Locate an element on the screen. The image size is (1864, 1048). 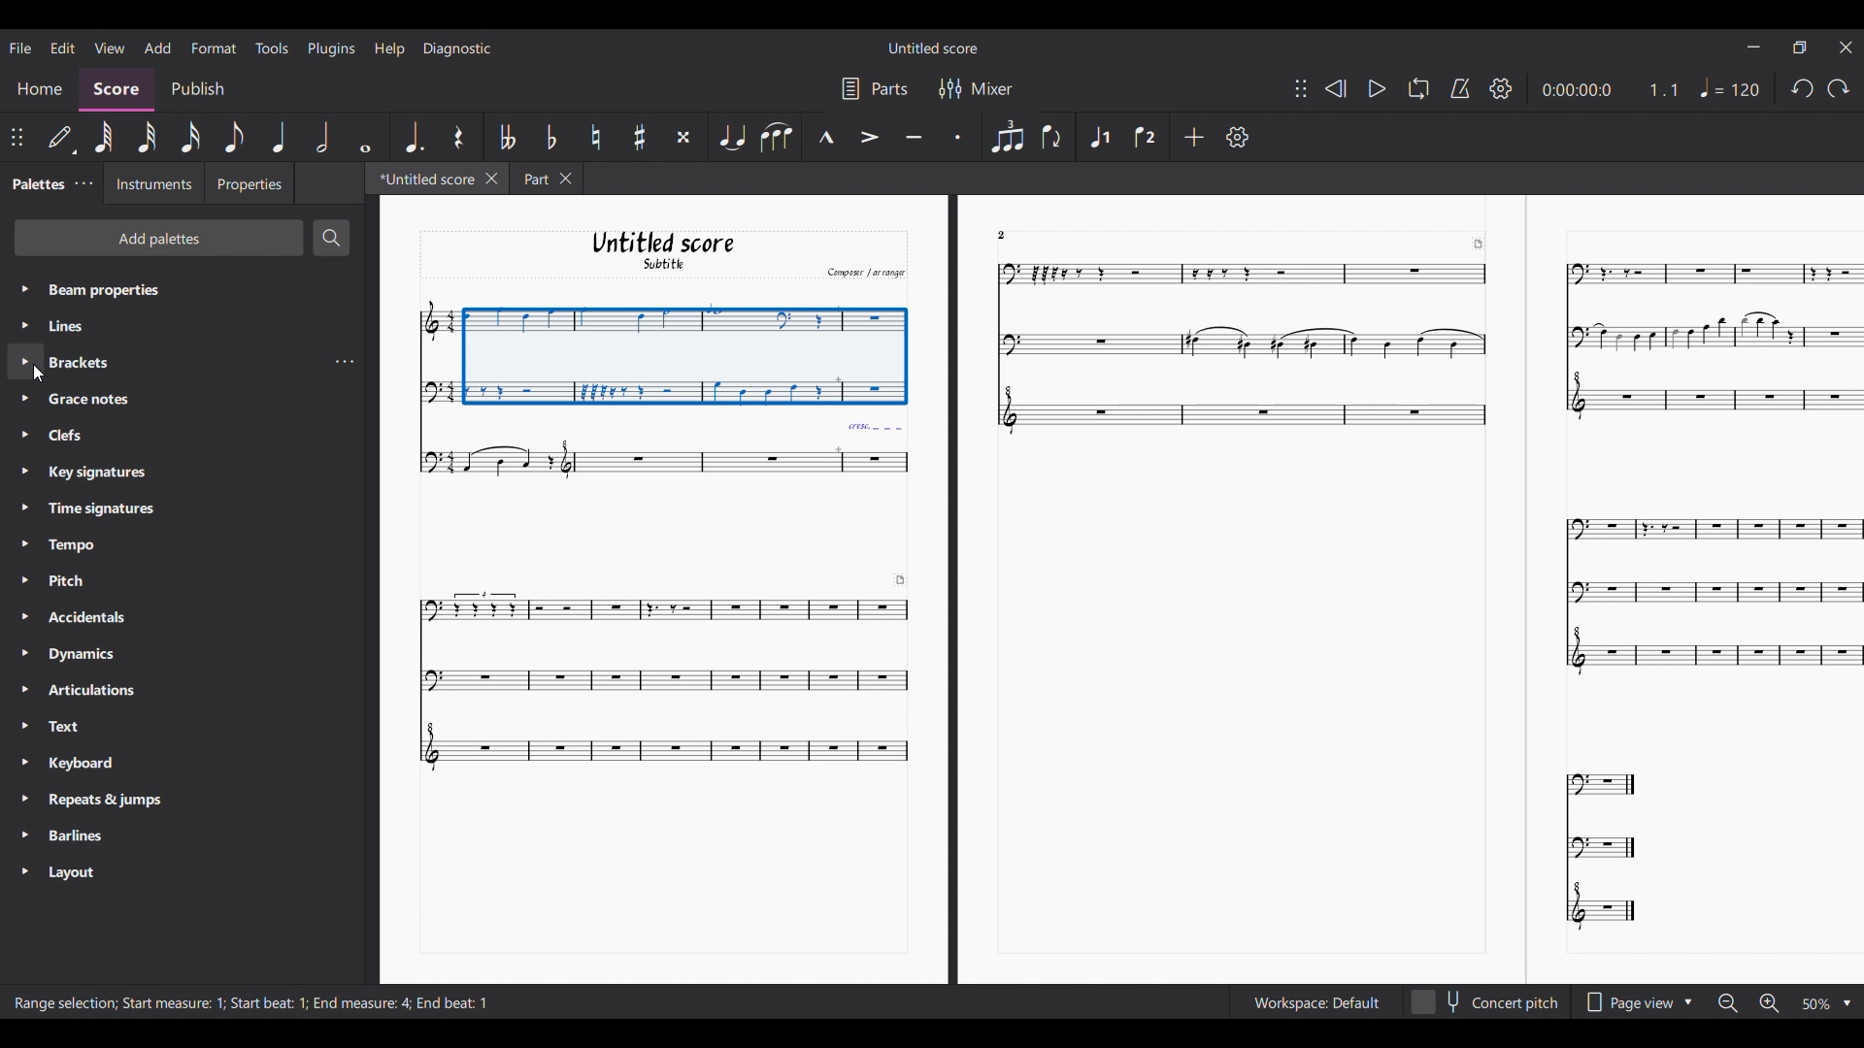
 is located at coordinates (22, 691).